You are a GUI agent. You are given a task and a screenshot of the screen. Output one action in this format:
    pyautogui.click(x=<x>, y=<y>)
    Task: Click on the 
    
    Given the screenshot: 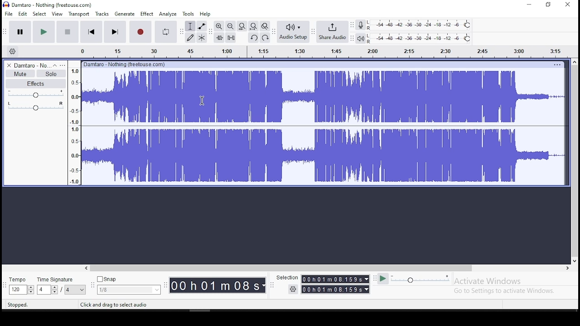 What is the action you would take?
    pyautogui.click(x=313, y=32)
    